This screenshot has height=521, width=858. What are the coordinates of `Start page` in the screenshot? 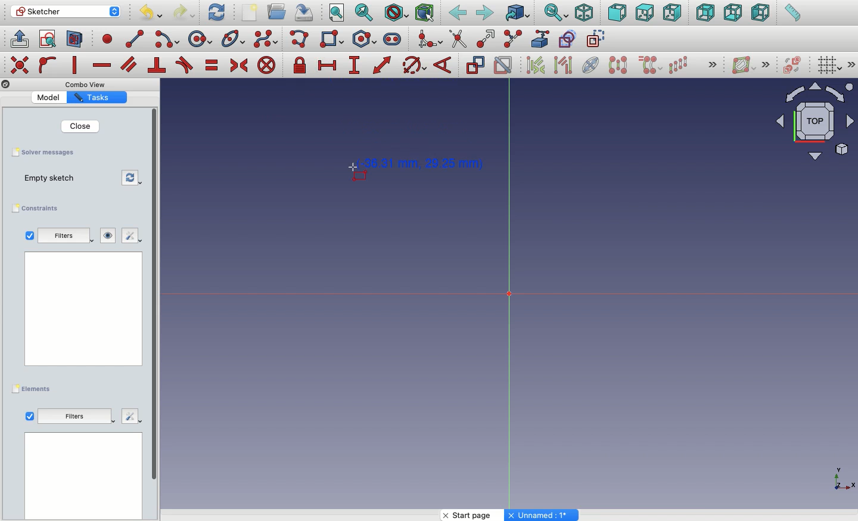 It's located at (474, 515).